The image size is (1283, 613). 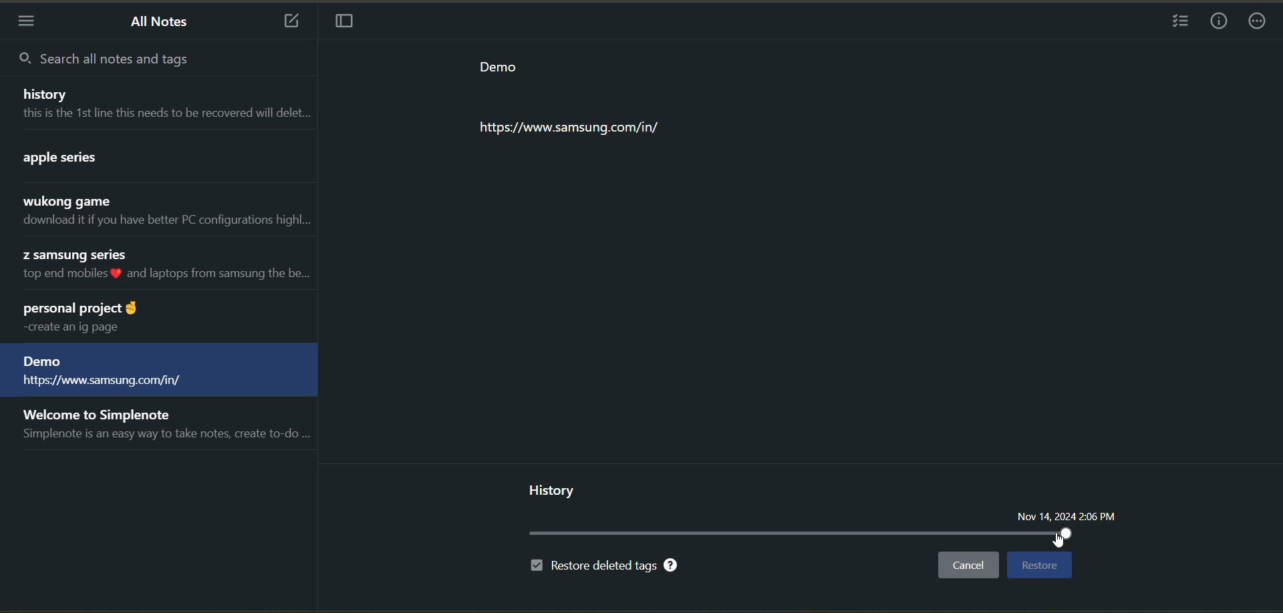 What do you see at coordinates (1261, 23) in the screenshot?
I see `actions` at bounding box center [1261, 23].